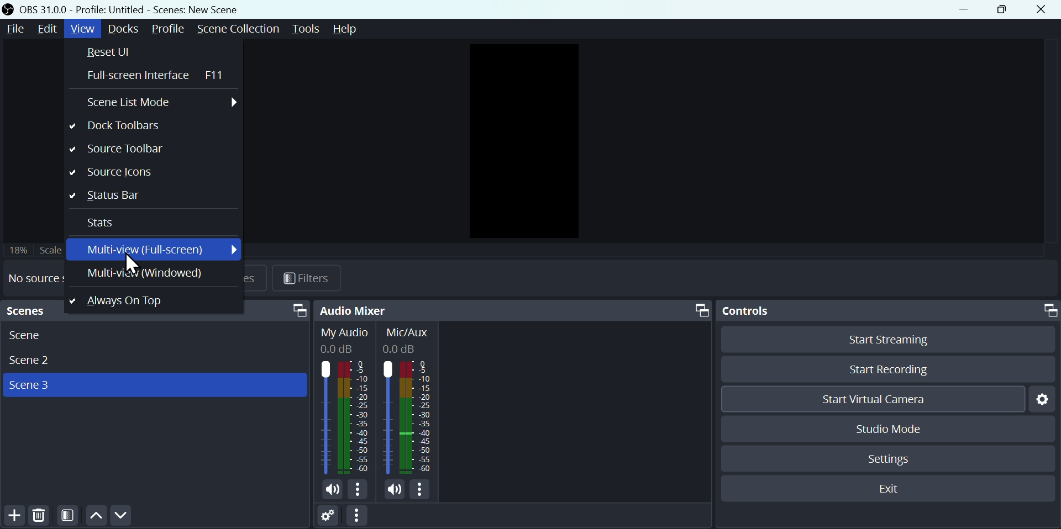  What do you see at coordinates (48, 29) in the screenshot?
I see `Edit` at bounding box center [48, 29].